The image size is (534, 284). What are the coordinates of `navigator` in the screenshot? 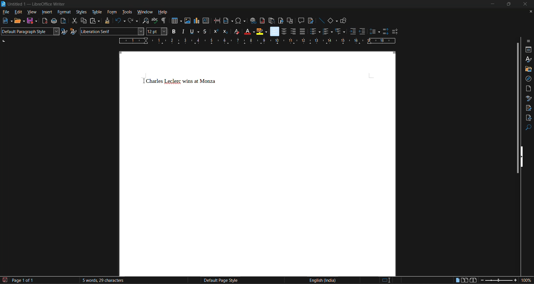 It's located at (528, 79).